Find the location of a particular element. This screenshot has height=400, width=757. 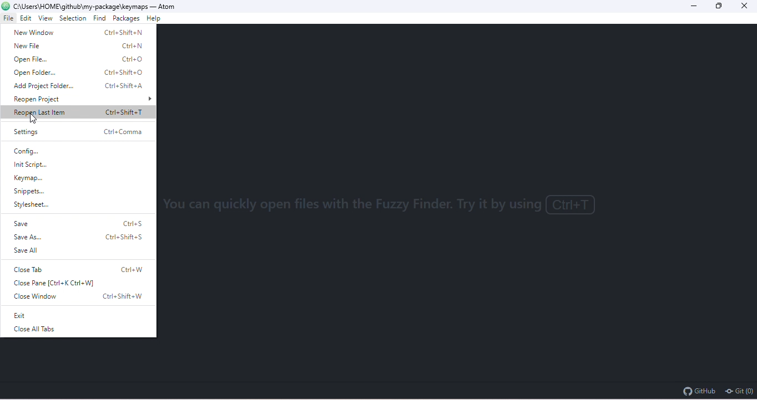

maximize is located at coordinates (721, 8).